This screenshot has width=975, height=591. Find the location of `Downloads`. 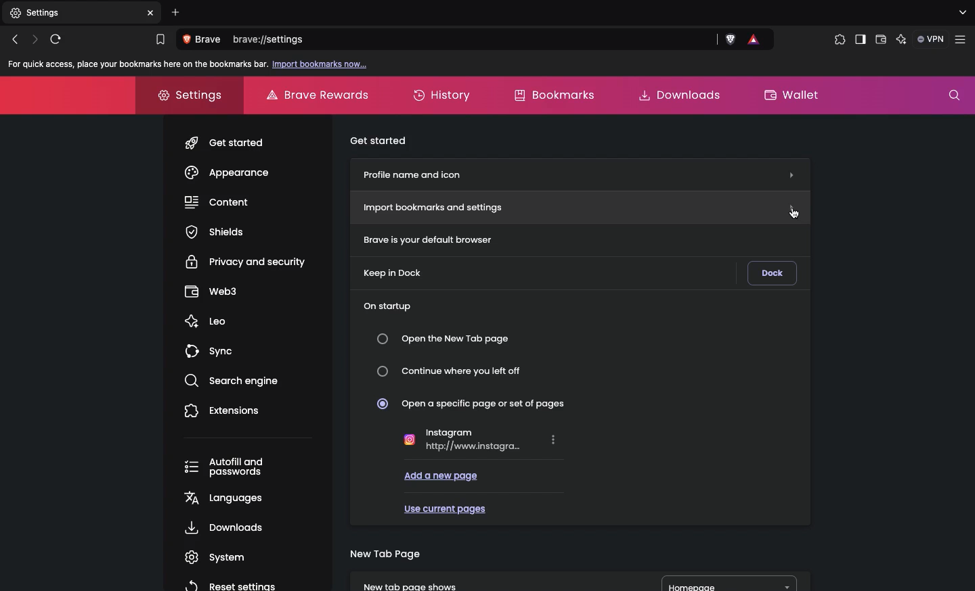

Downloads is located at coordinates (221, 527).